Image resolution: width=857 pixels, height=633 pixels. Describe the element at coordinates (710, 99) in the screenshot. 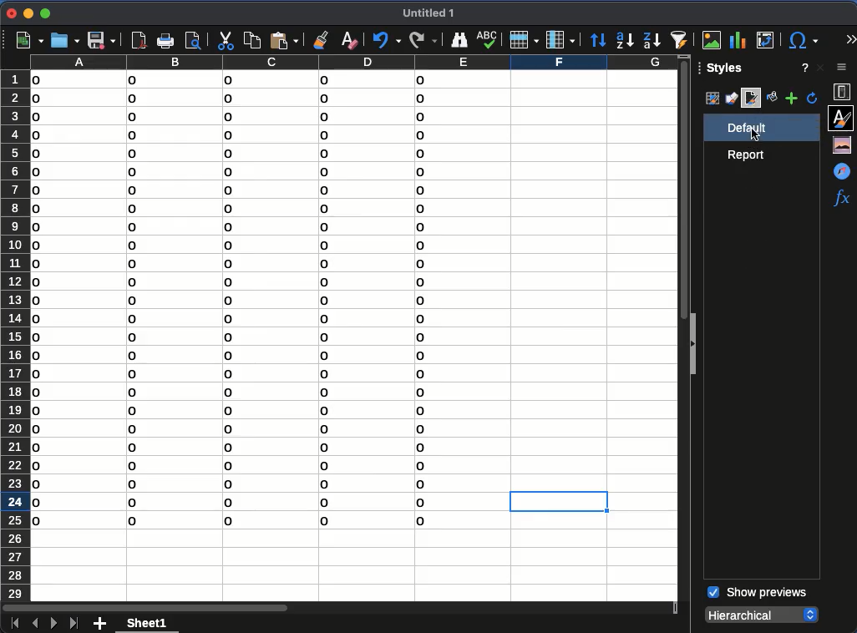

I see `cell styles` at that location.